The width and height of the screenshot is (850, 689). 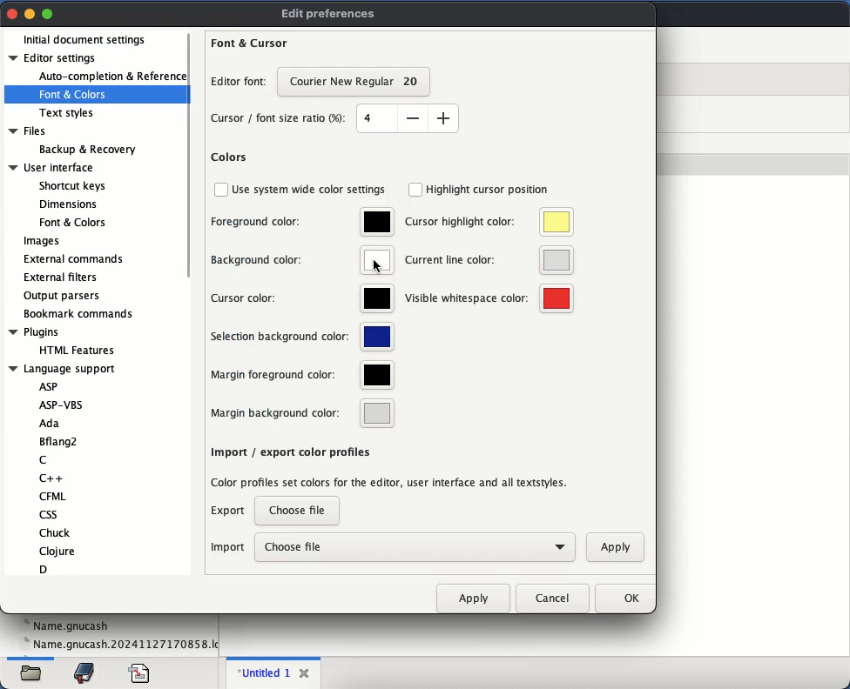 What do you see at coordinates (303, 260) in the screenshot?
I see `background color` at bounding box center [303, 260].